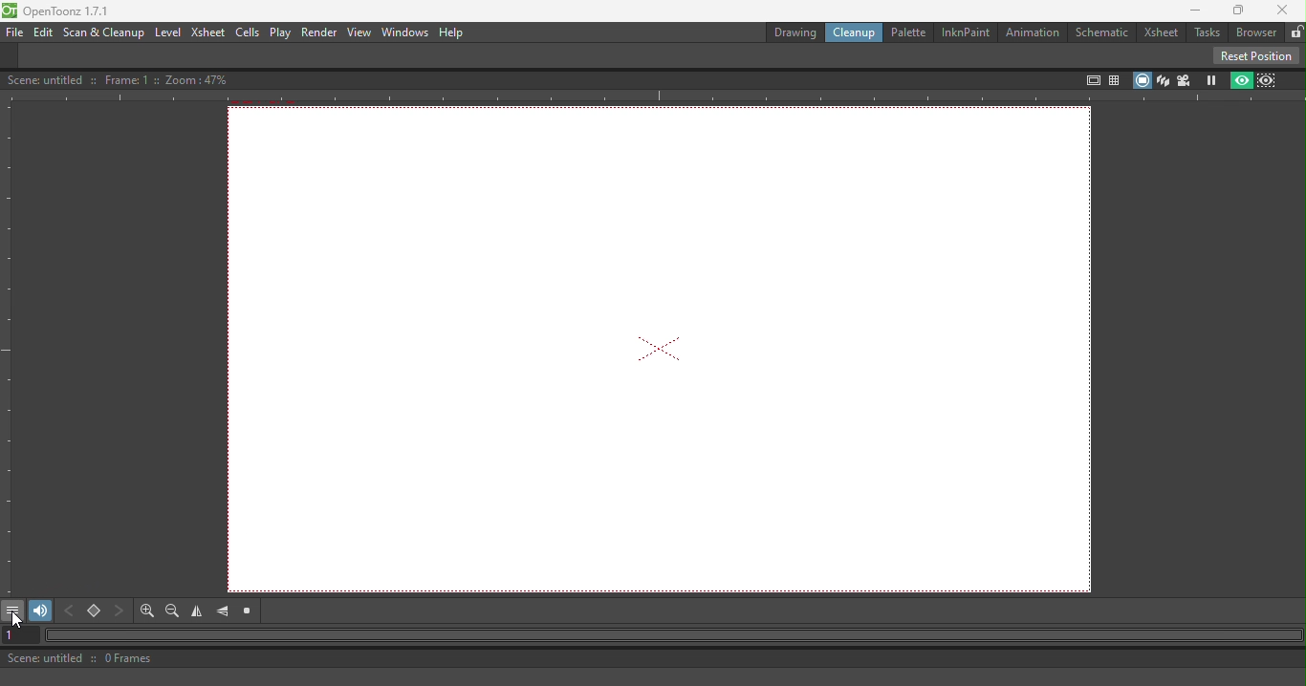  I want to click on Render, so click(316, 32).